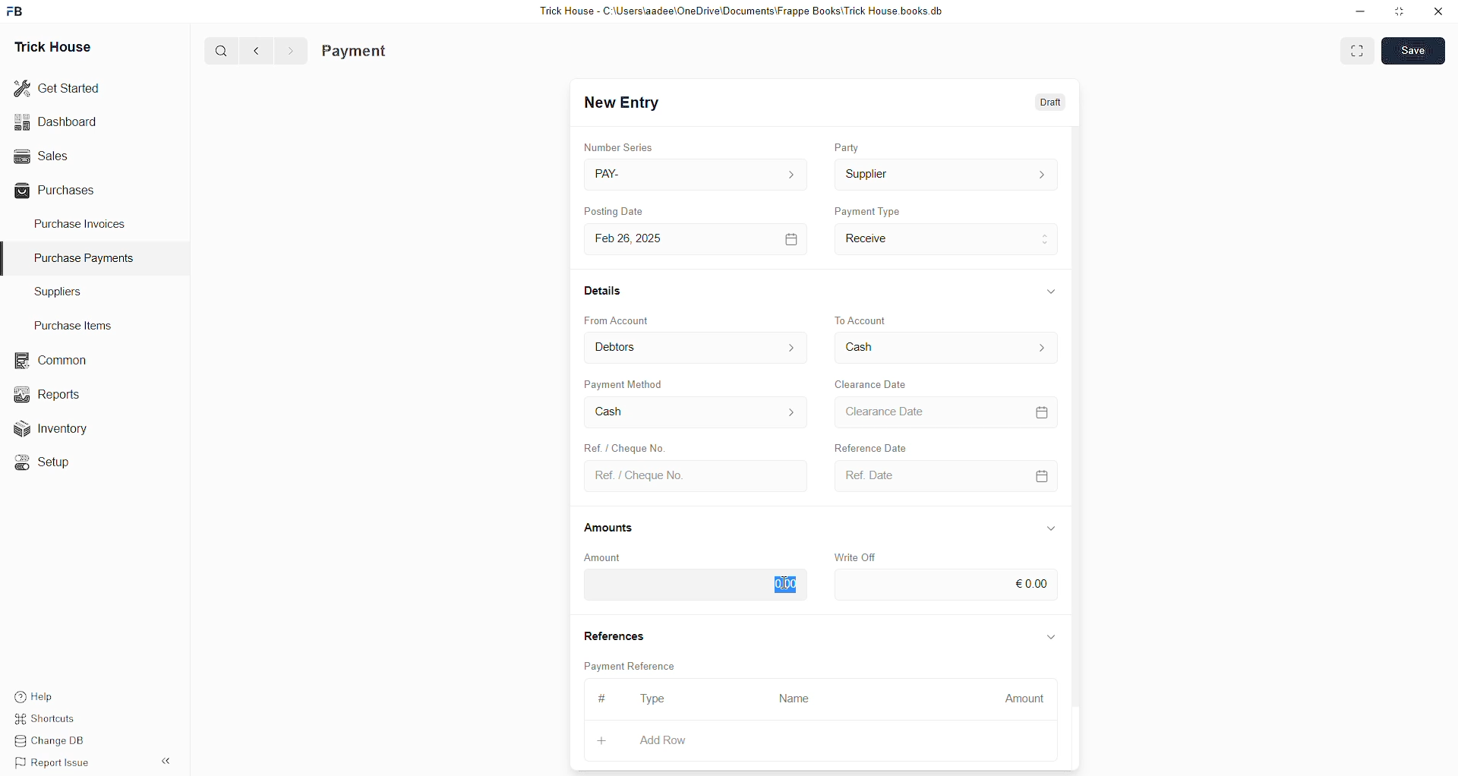 The width and height of the screenshot is (1458, 776). Describe the element at coordinates (622, 104) in the screenshot. I see `New Entry` at that location.